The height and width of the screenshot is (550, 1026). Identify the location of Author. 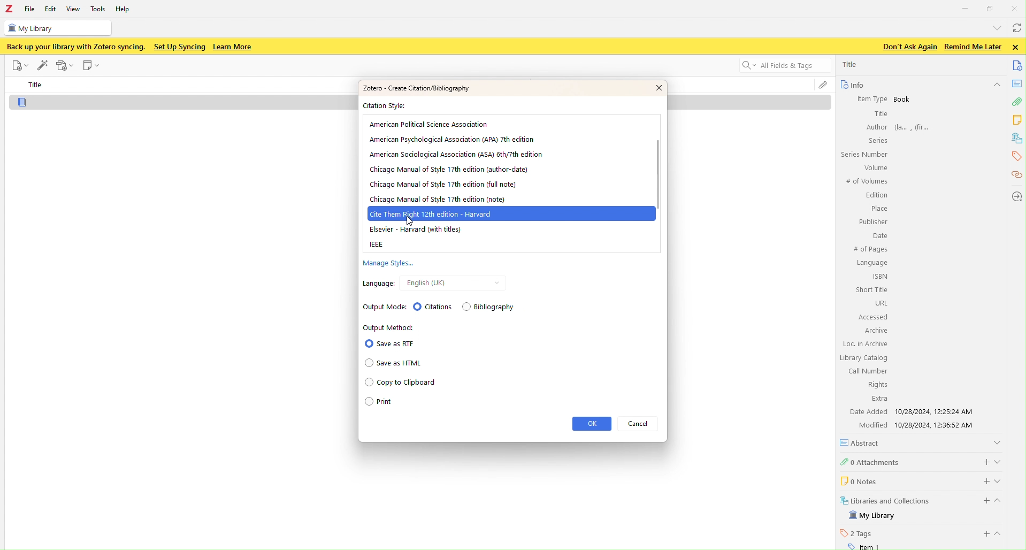
(876, 127).